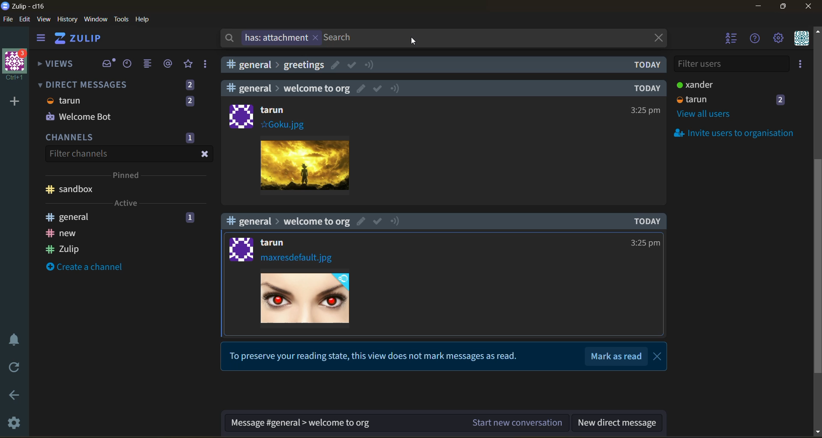 The width and height of the screenshot is (822, 438). What do you see at coordinates (71, 217) in the screenshot?
I see `# general` at bounding box center [71, 217].